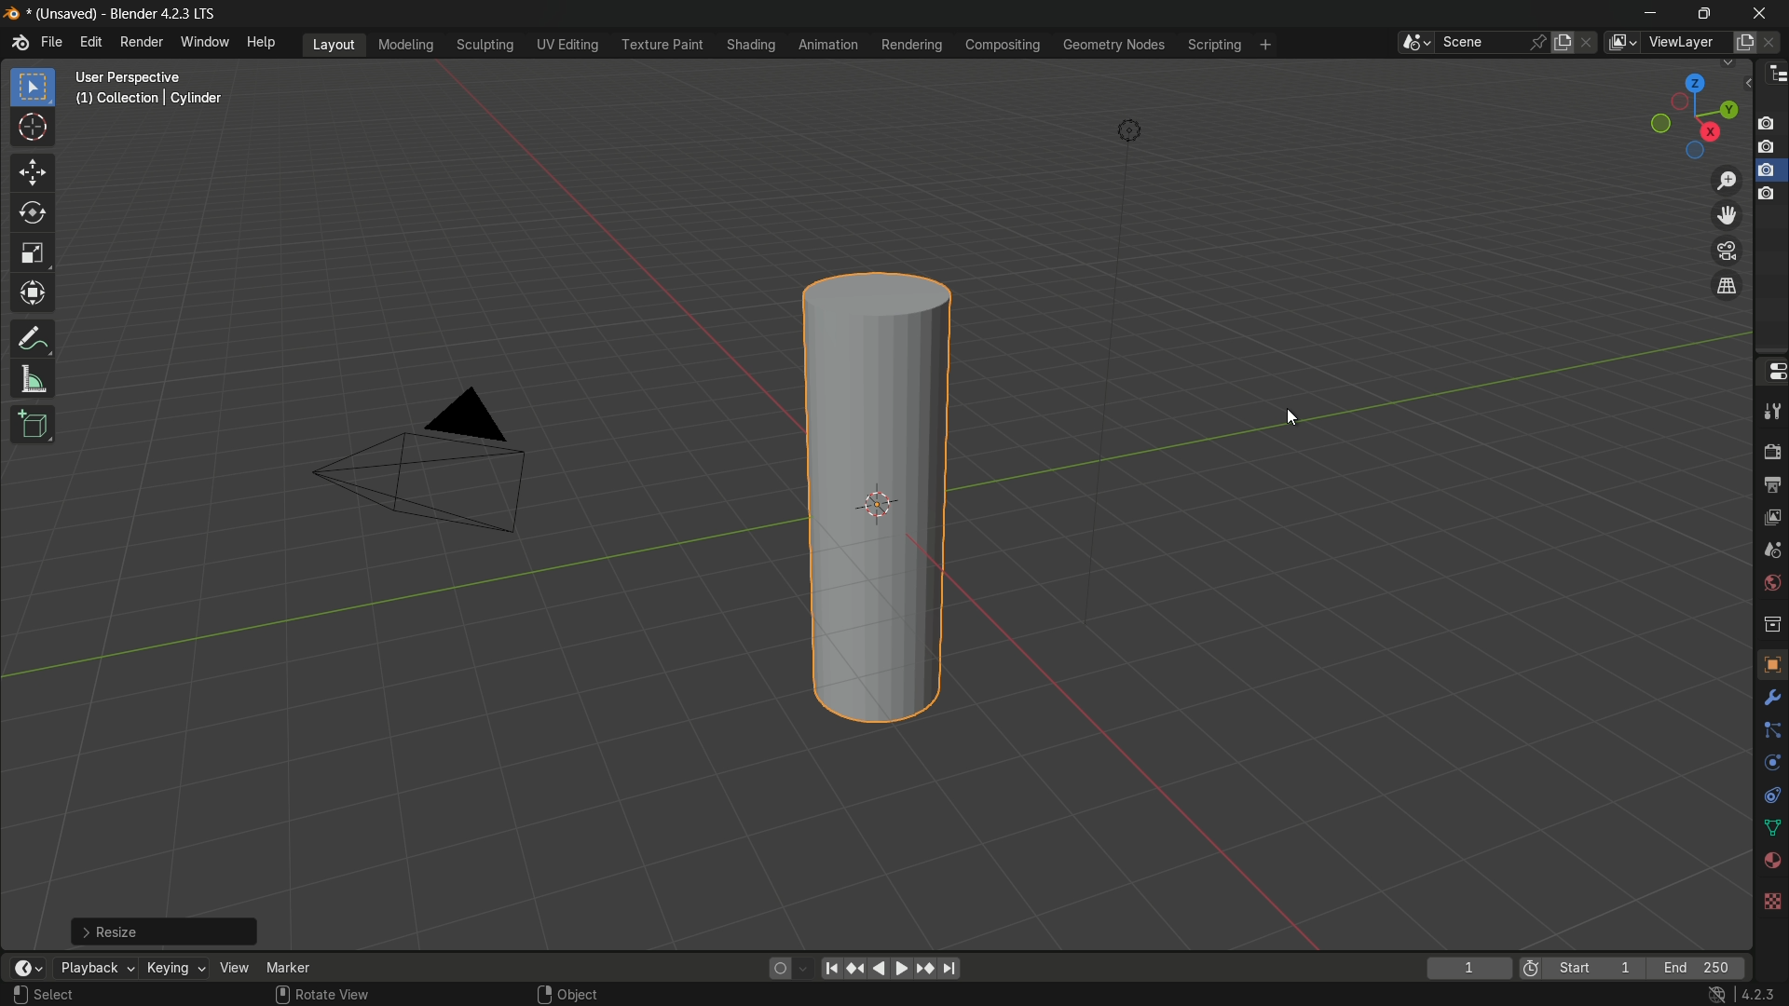  Describe the element at coordinates (33, 423) in the screenshot. I see `add cube` at that location.